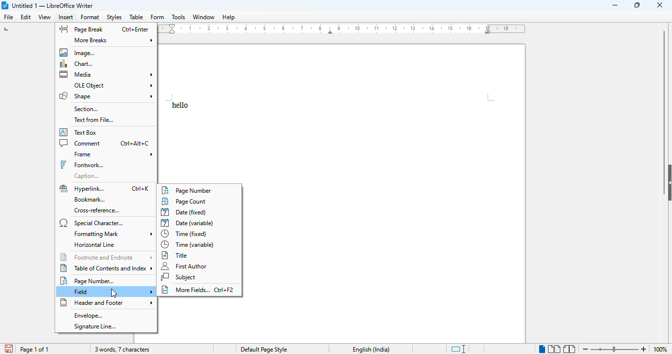 The width and height of the screenshot is (672, 354). What do you see at coordinates (185, 234) in the screenshot?
I see `time (fixed)` at bounding box center [185, 234].